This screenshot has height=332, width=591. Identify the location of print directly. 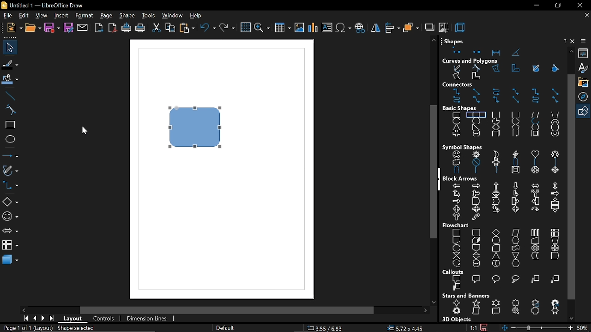
(126, 28).